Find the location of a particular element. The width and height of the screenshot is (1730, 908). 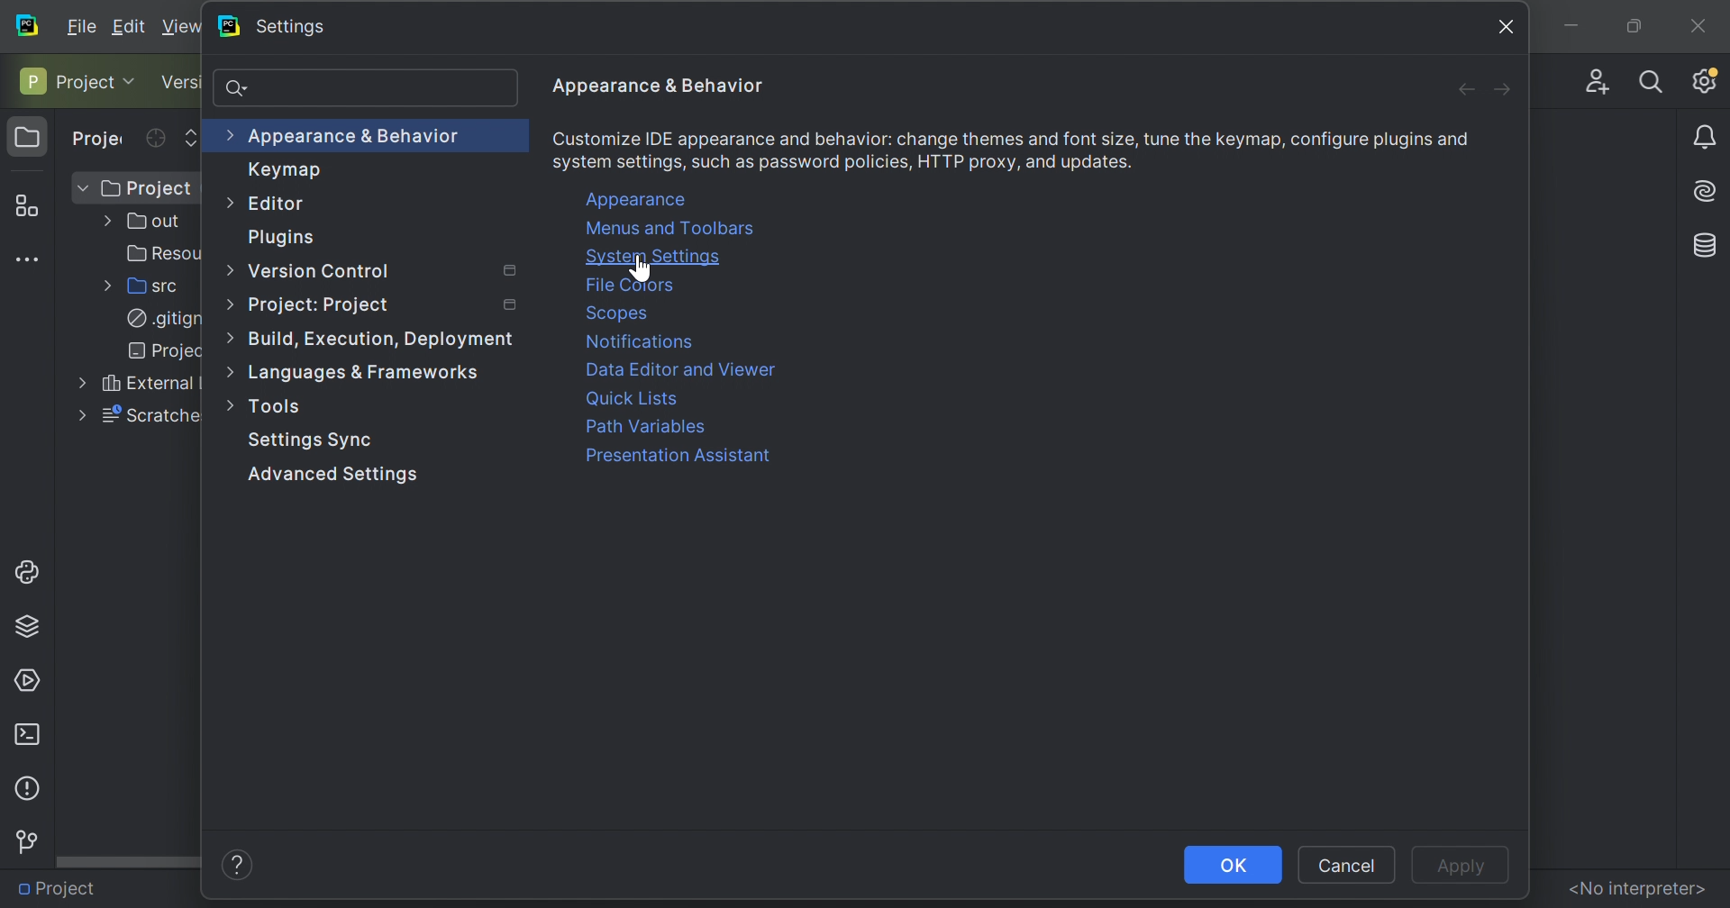

Search Everywhere is located at coordinates (1652, 80).